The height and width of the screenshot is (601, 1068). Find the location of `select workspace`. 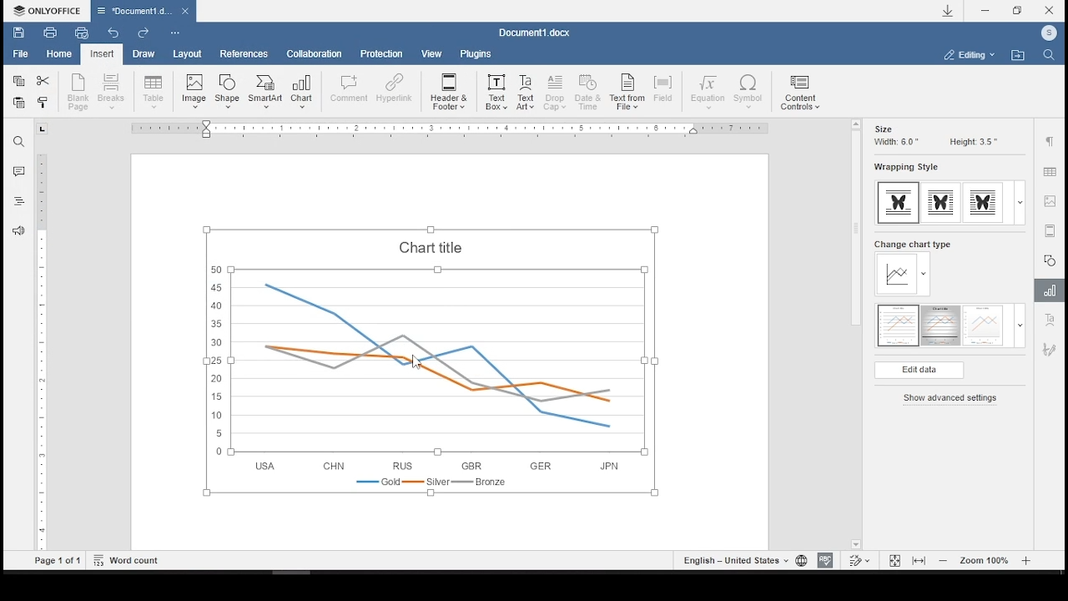

select workspace is located at coordinates (969, 56).